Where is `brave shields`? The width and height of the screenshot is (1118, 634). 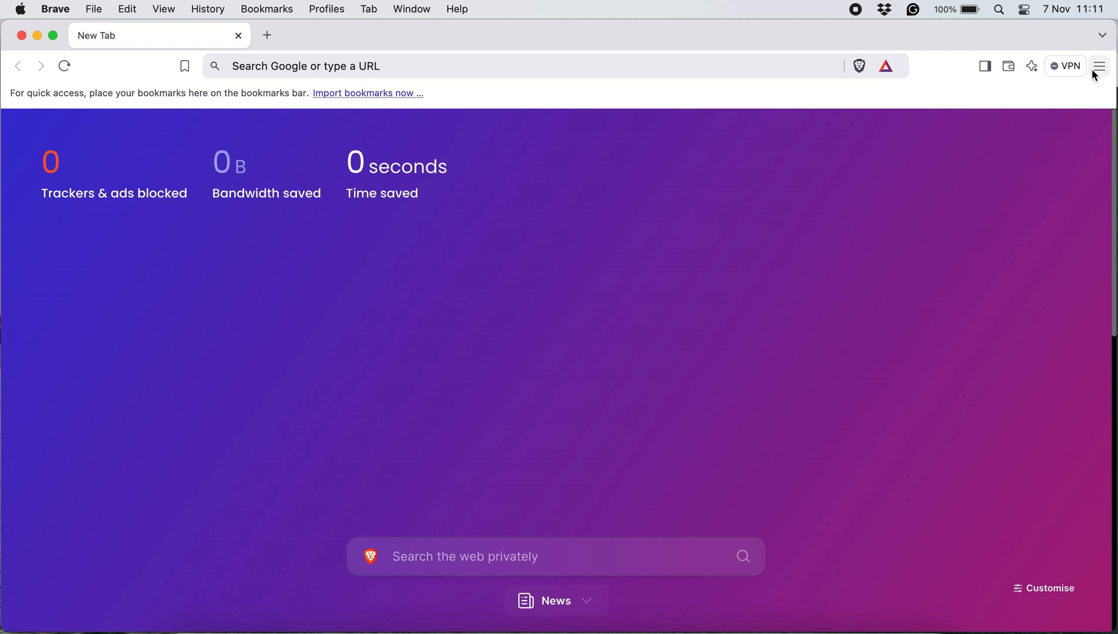 brave shields is located at coordinates (859, 65).